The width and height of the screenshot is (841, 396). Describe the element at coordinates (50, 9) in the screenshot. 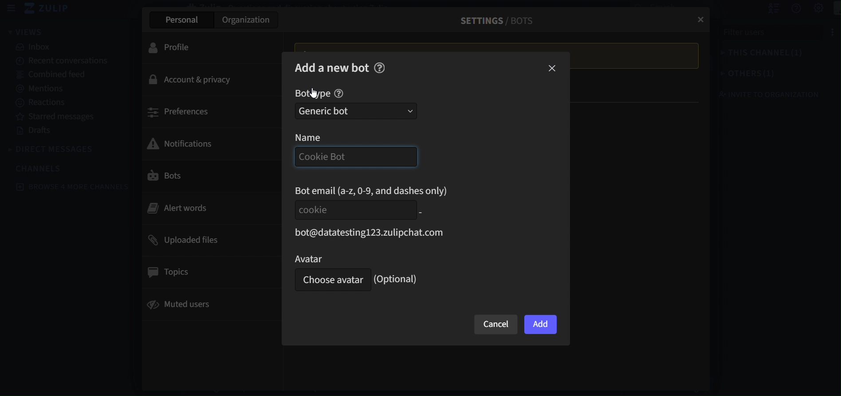

I see `zulip` at that location.